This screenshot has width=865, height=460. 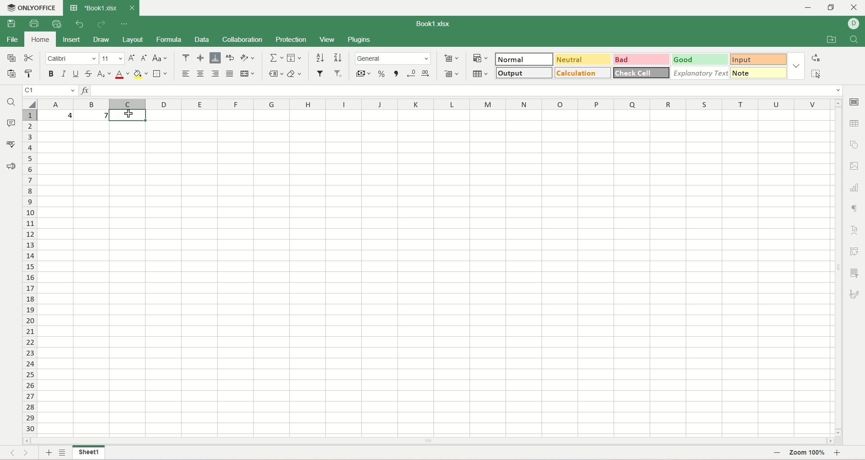 I want to click on paragraph settings, so click(x=857, y=208).